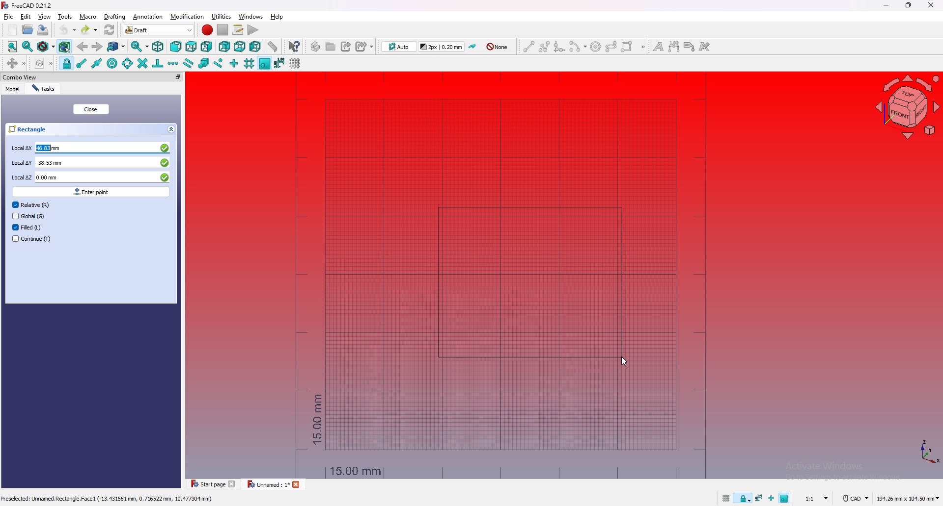  Describe the element at coordinates (725, 499) in the screenshot. I see `toggle grid` at that location.